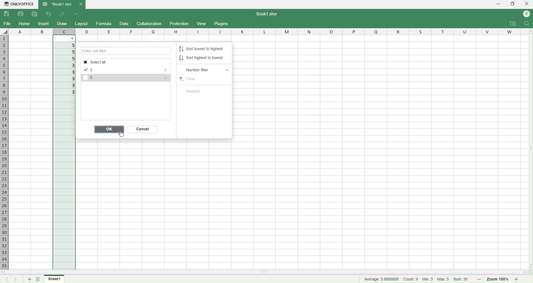  Describe the element at coordinates (76, 14) in the screenshot. I see `Customize Quick access toolbar` at that location.